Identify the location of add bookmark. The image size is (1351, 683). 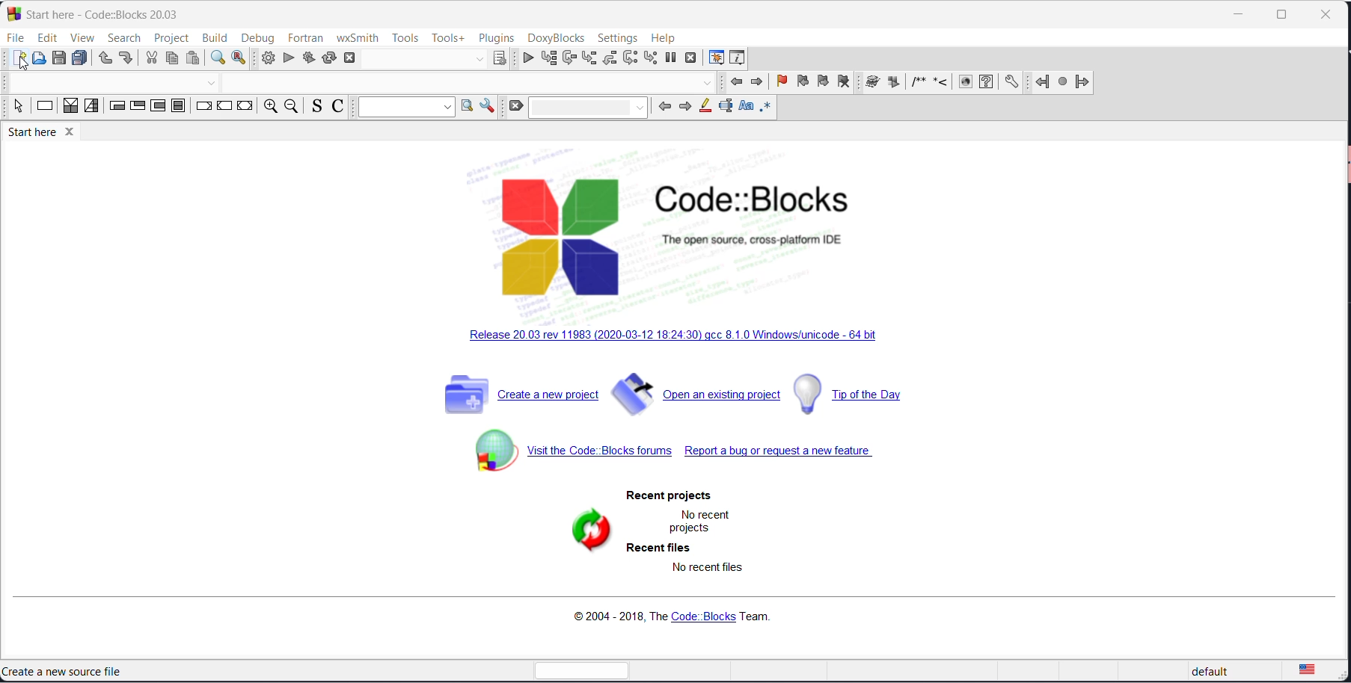
(777, 84).